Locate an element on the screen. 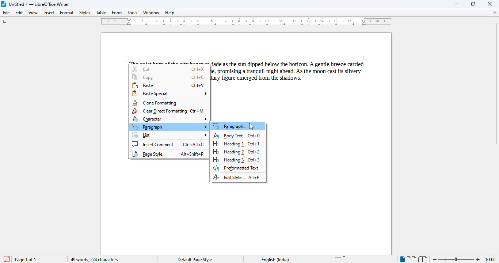 The image size is (499, 263). ruler is located at coordinates (247, 22).